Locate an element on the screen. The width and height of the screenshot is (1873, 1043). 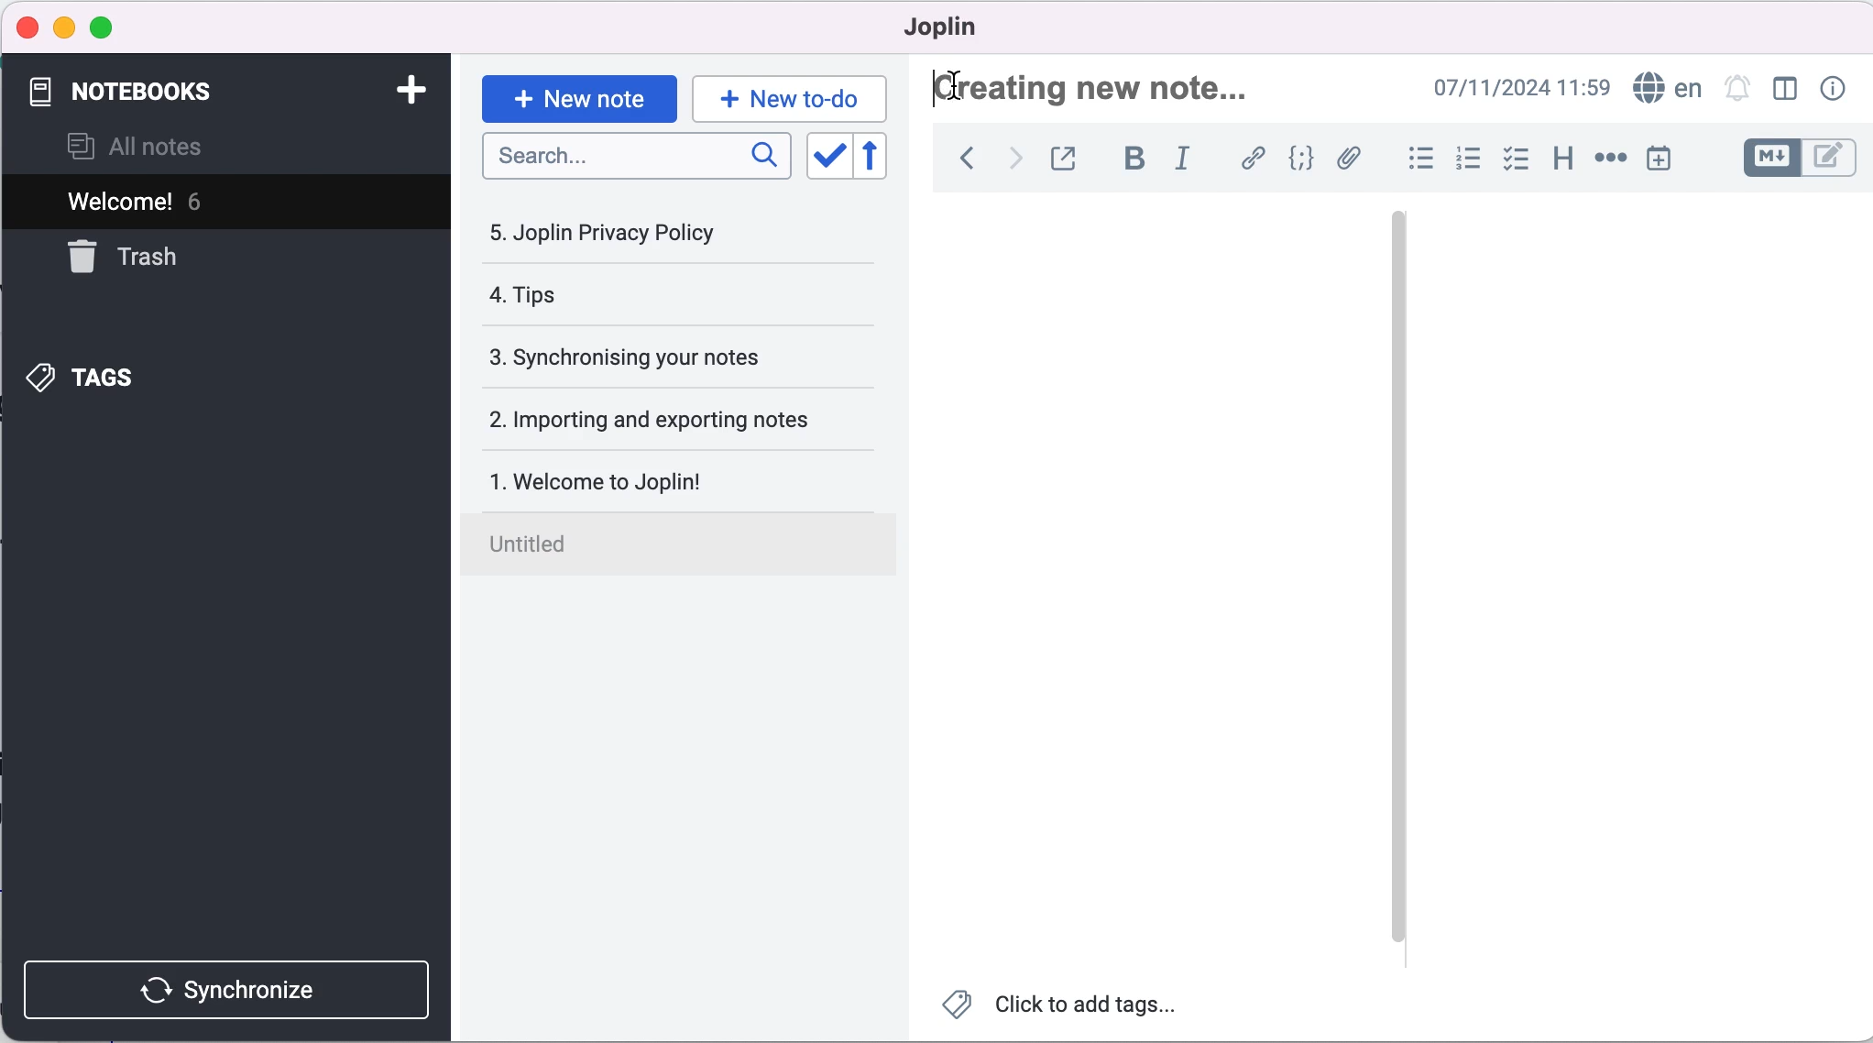
add note is located at coordinates (401, 89).